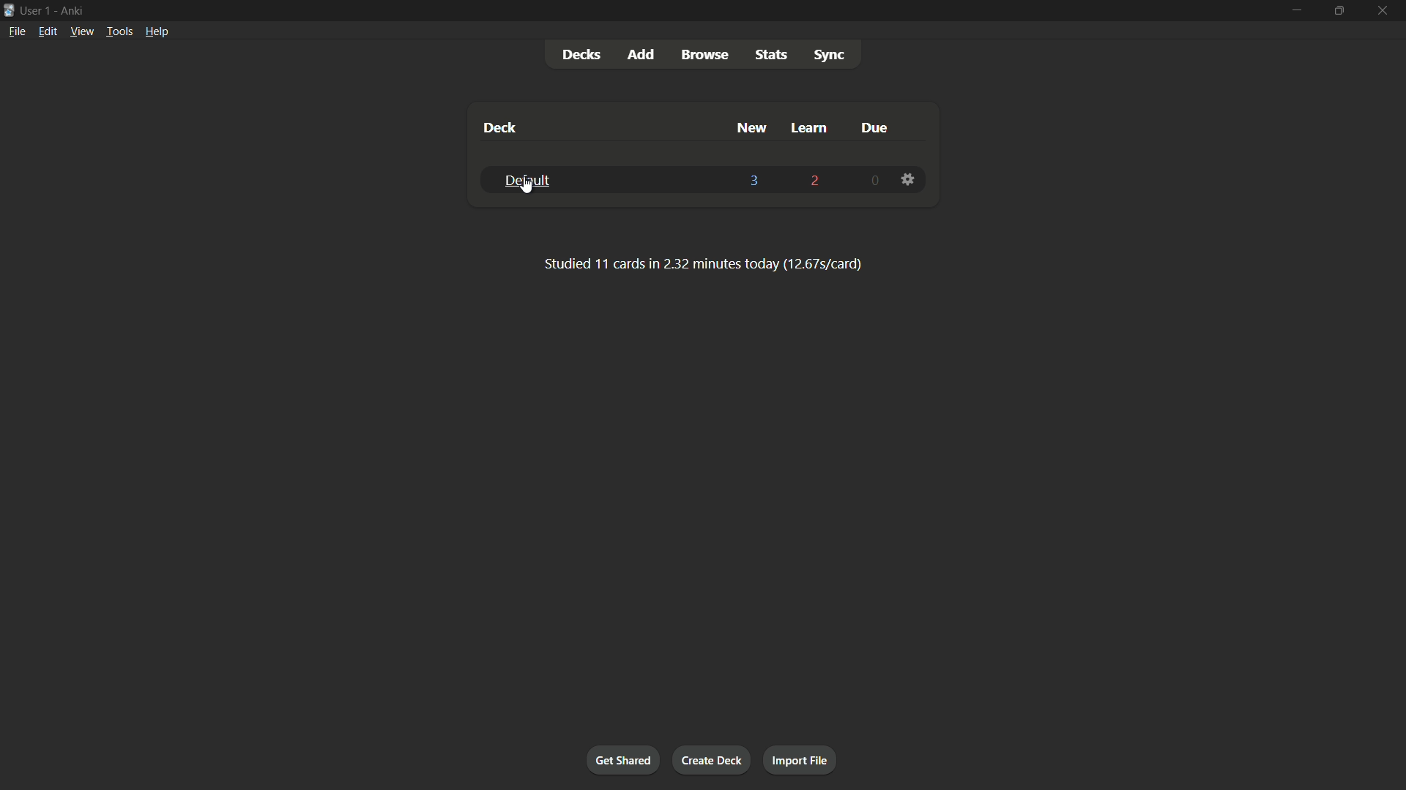 This screenshot has height=790, width=1406. I want to click on close app, so click(1385, 10).